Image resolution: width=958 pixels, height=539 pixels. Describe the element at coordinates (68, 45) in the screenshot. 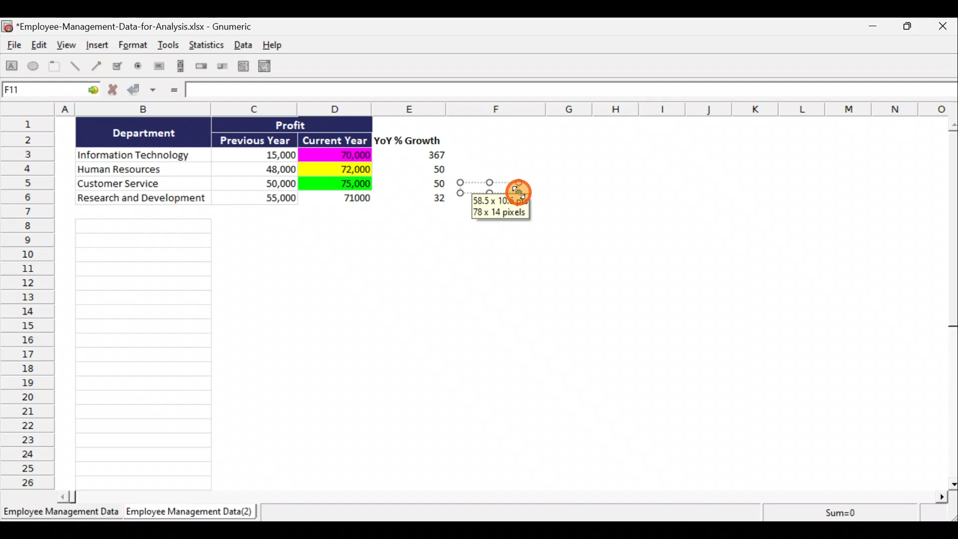

I see `View` at that location.